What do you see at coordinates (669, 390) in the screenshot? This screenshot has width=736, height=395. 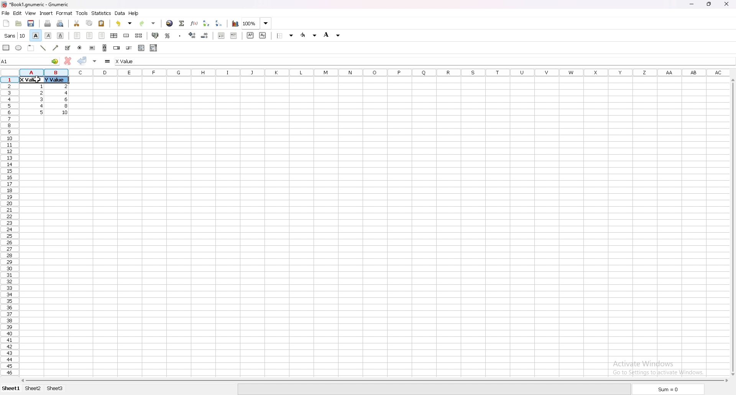 I see `sum` at bounding box center [669, 390].